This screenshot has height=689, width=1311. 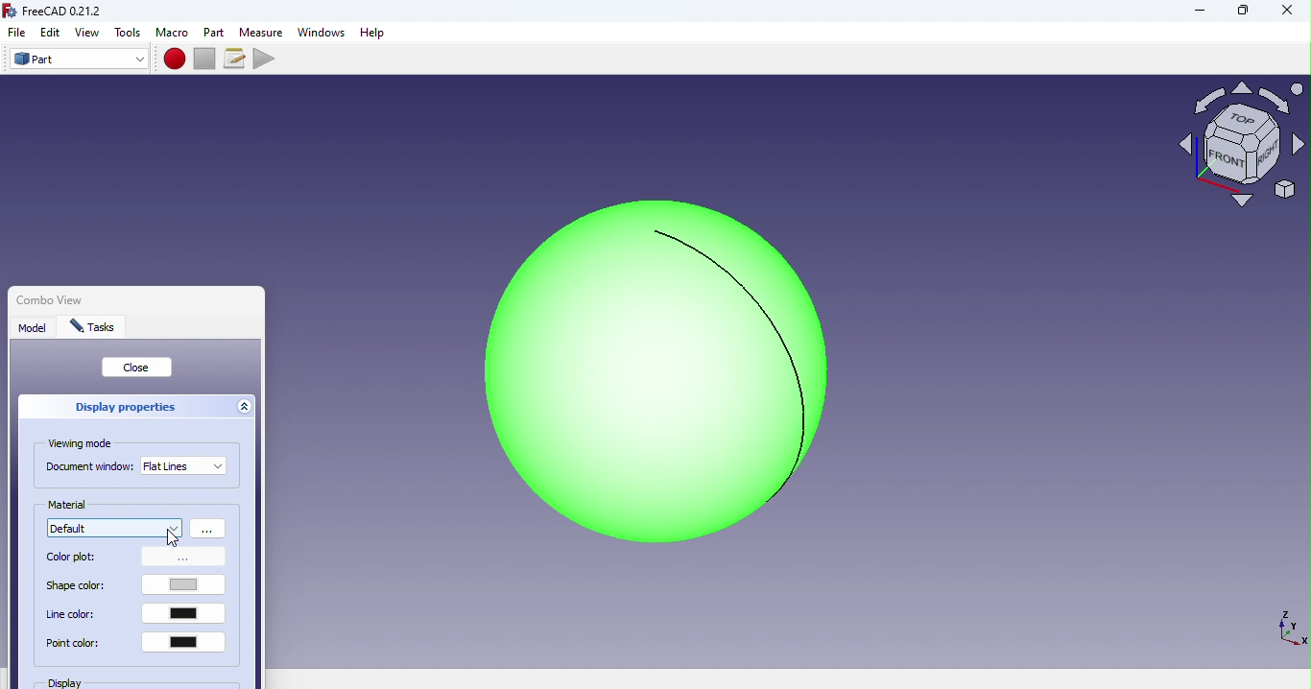 What do you see at coordinates (184, 465) in the screenshot?
I see `Drop down menu` at bounding box center [184, 465].